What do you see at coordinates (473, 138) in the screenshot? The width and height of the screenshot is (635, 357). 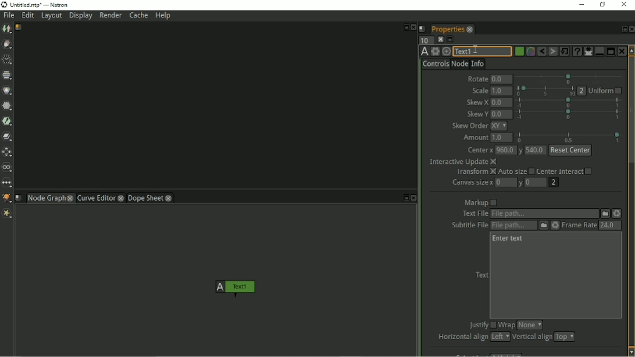 I see `Amount` at bounding box center [473, 138].